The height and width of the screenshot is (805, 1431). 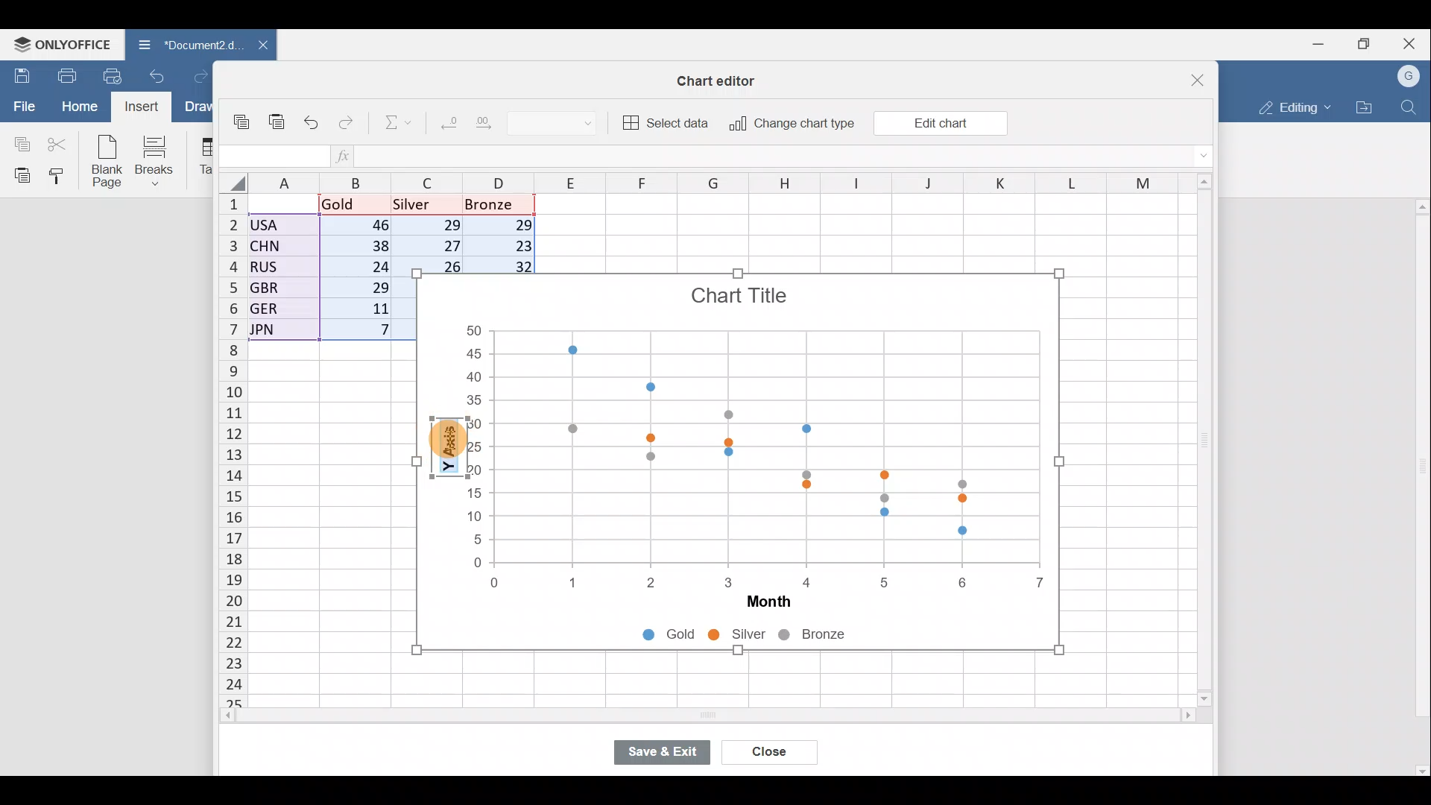 What do you see at coordinates (769, 750) in the screenshot?
I see `Close` at bounding box center [769, 750].